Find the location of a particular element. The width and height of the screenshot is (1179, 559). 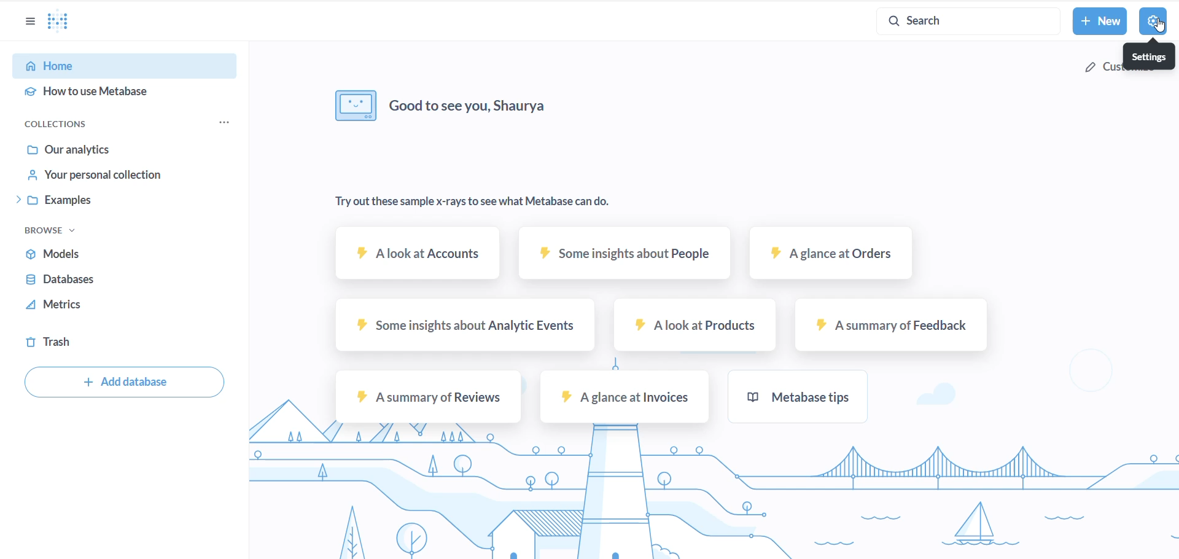

LOGO is located at coordinates (61, 21).